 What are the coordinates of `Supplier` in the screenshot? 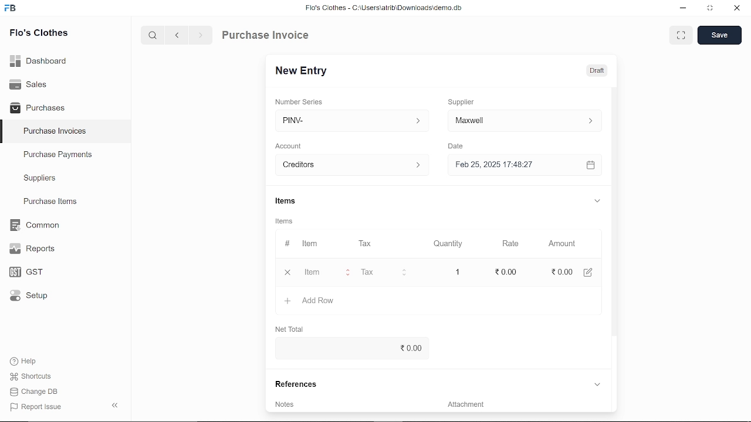 It's located at (468, 101).